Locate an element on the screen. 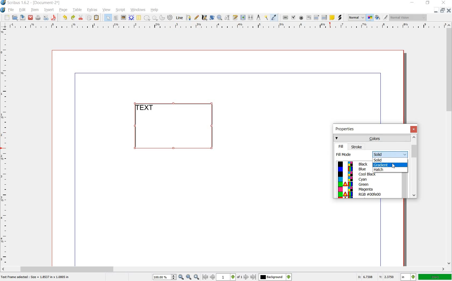  cut is located at coordinates (81, 18).